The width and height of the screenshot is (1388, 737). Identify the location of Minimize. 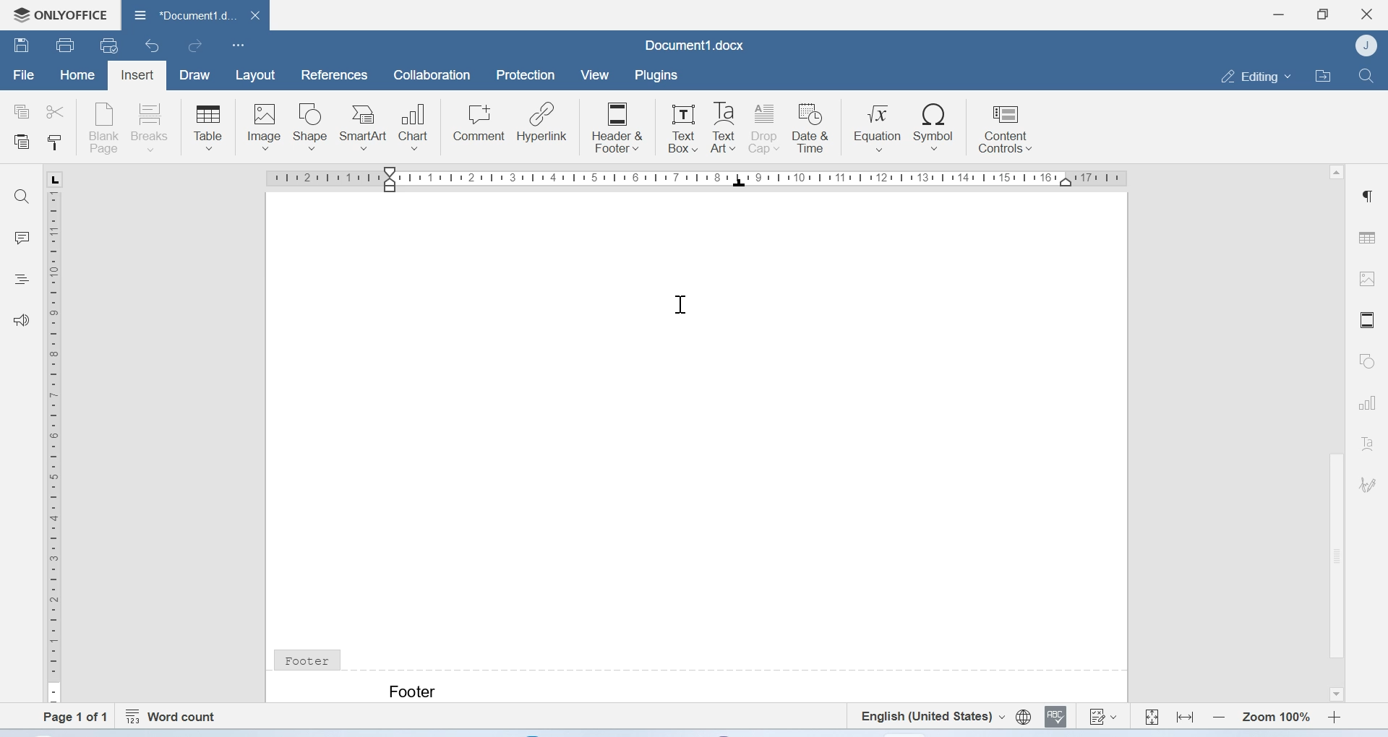
(1279, 14).